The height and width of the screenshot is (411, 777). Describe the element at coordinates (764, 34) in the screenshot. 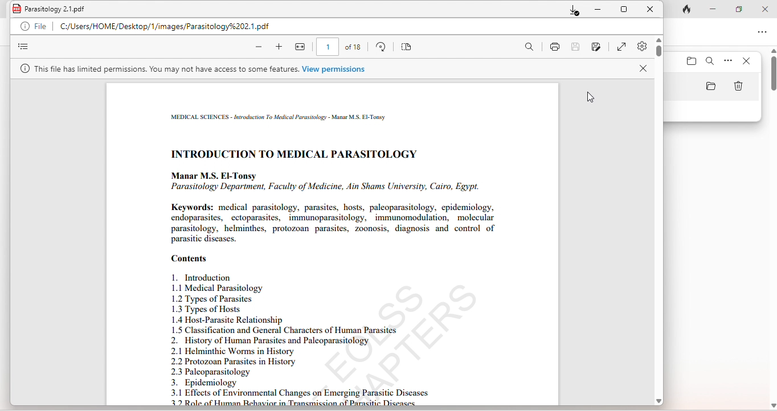

I see `option` at that location.